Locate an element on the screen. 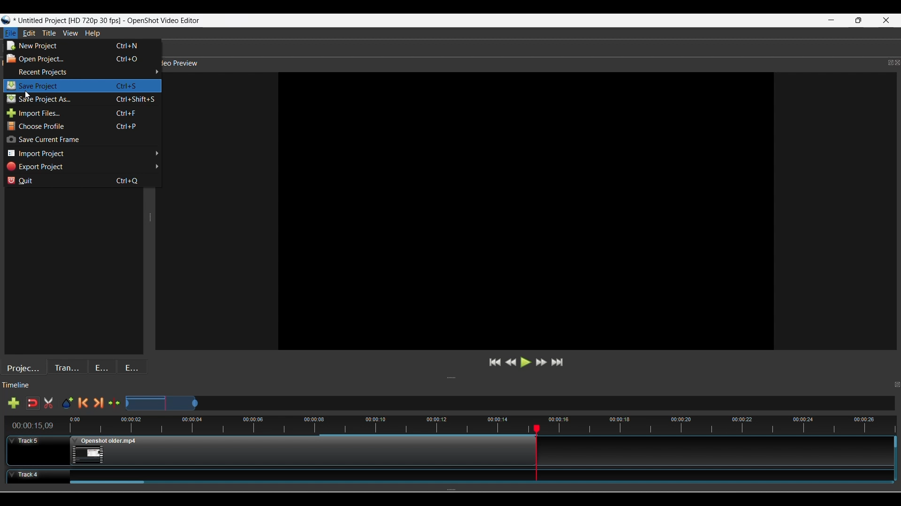 The width and height of the screenshot is (901, 506). Center the timeline on the playhead is located at coordinates (114, 403).